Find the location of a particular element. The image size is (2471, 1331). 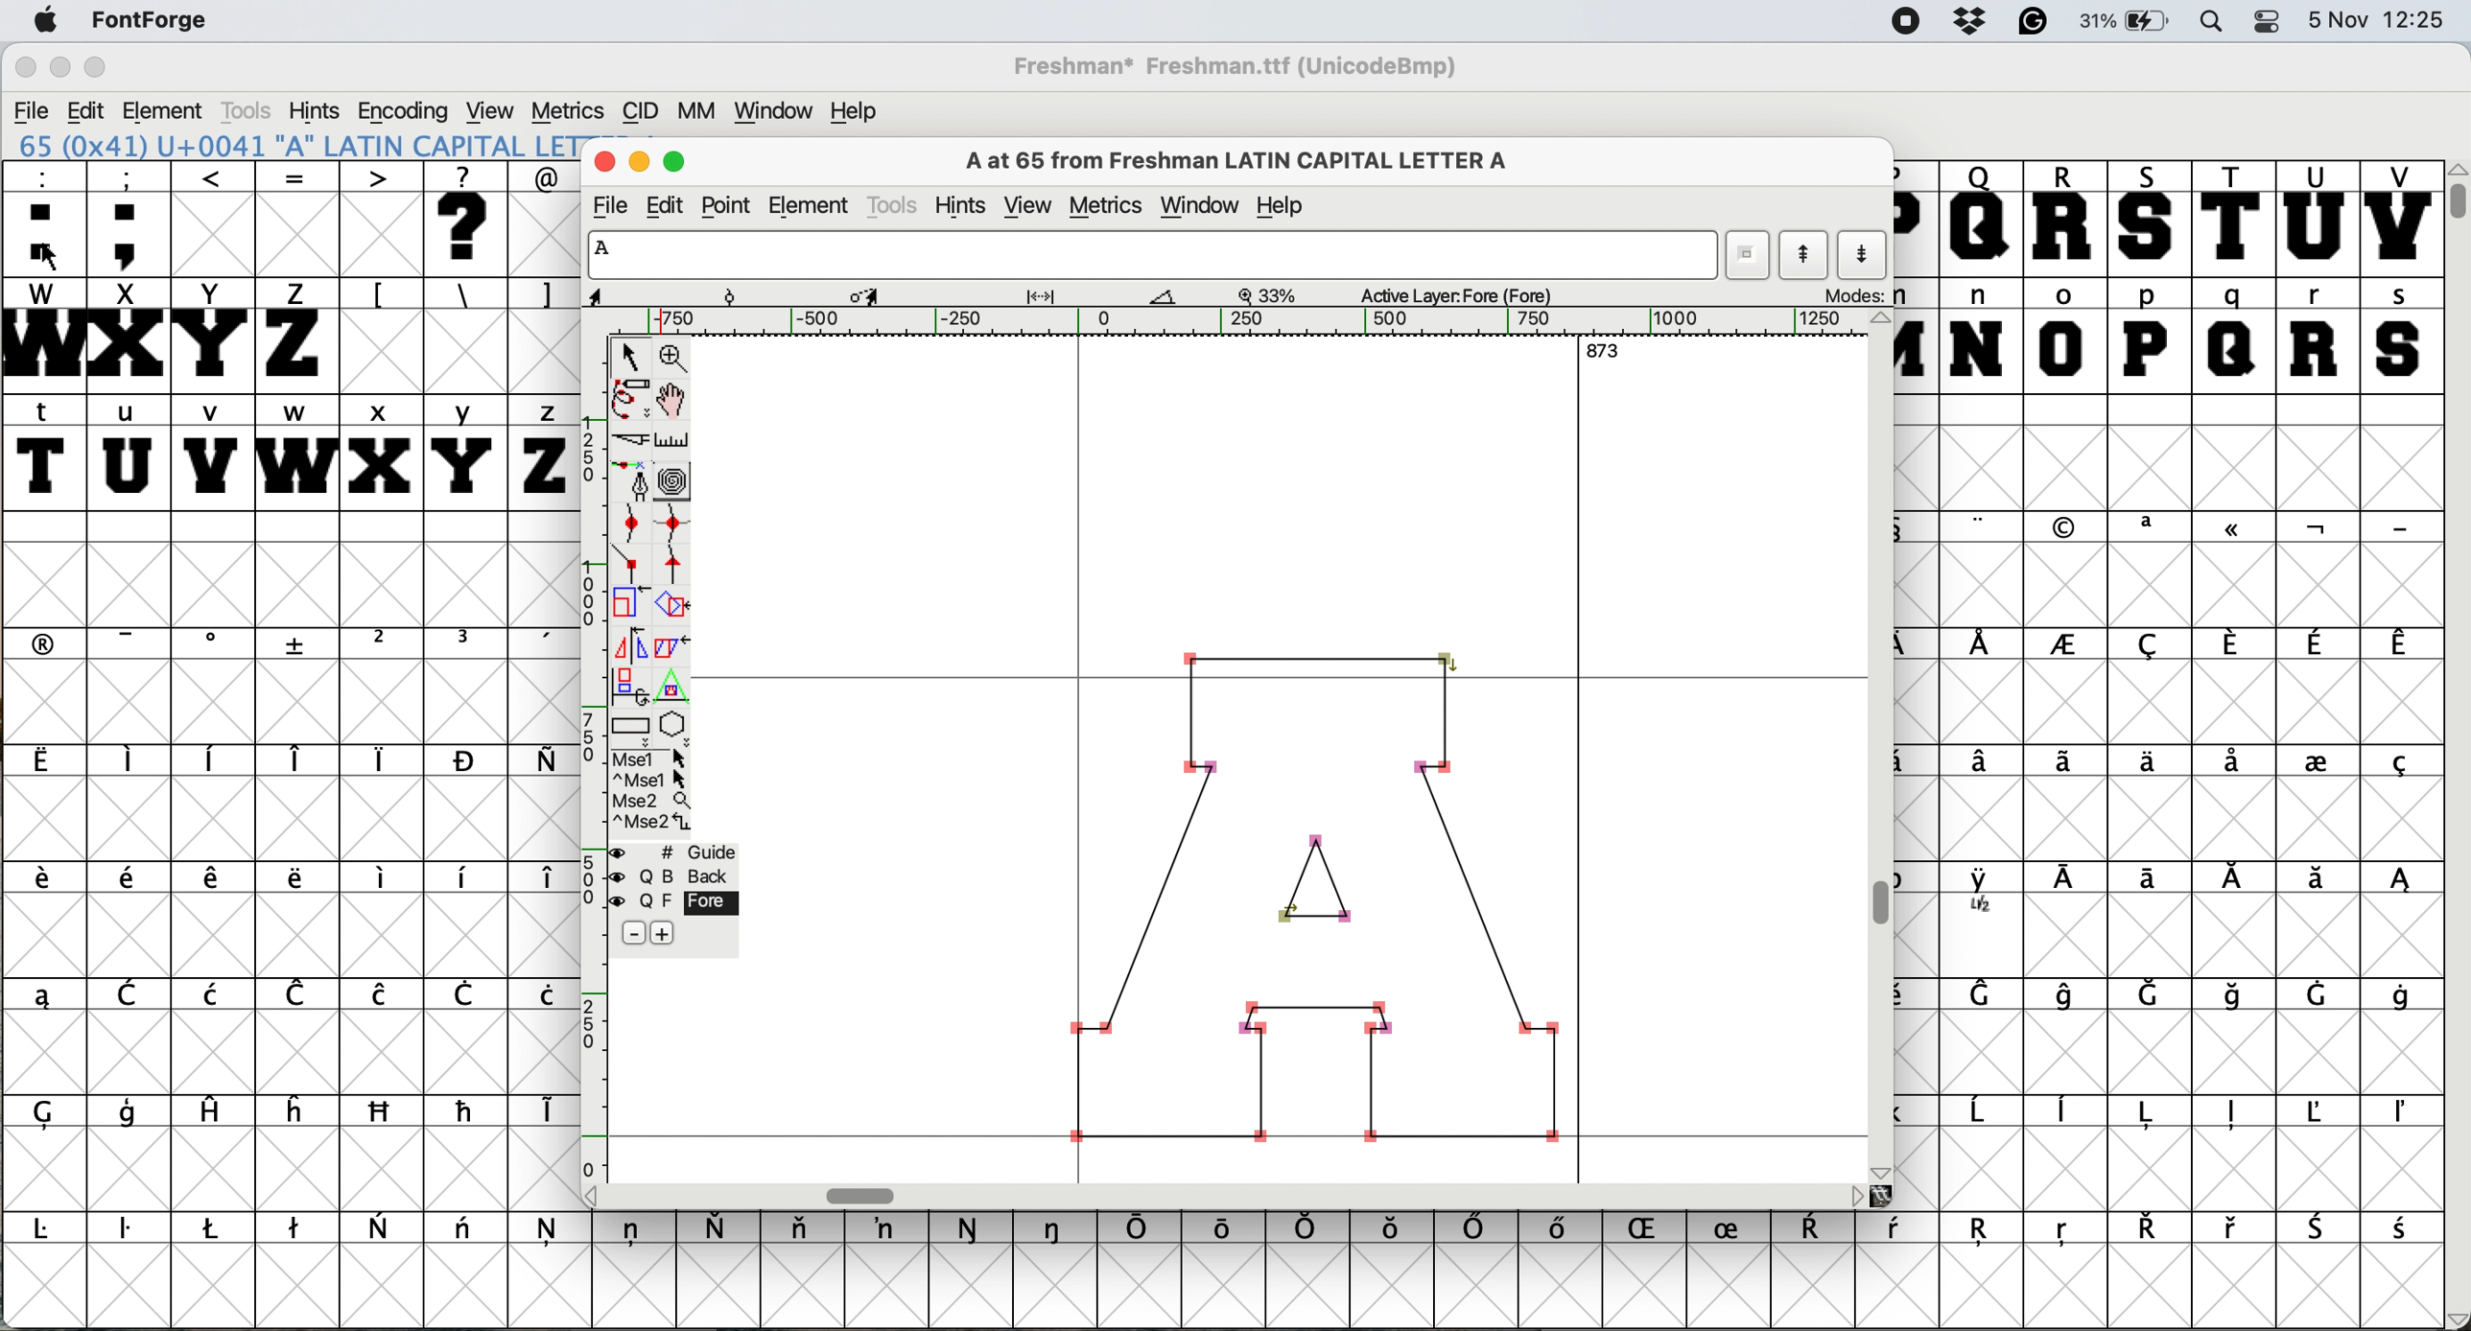

view is located at coordinates (1027, 205).